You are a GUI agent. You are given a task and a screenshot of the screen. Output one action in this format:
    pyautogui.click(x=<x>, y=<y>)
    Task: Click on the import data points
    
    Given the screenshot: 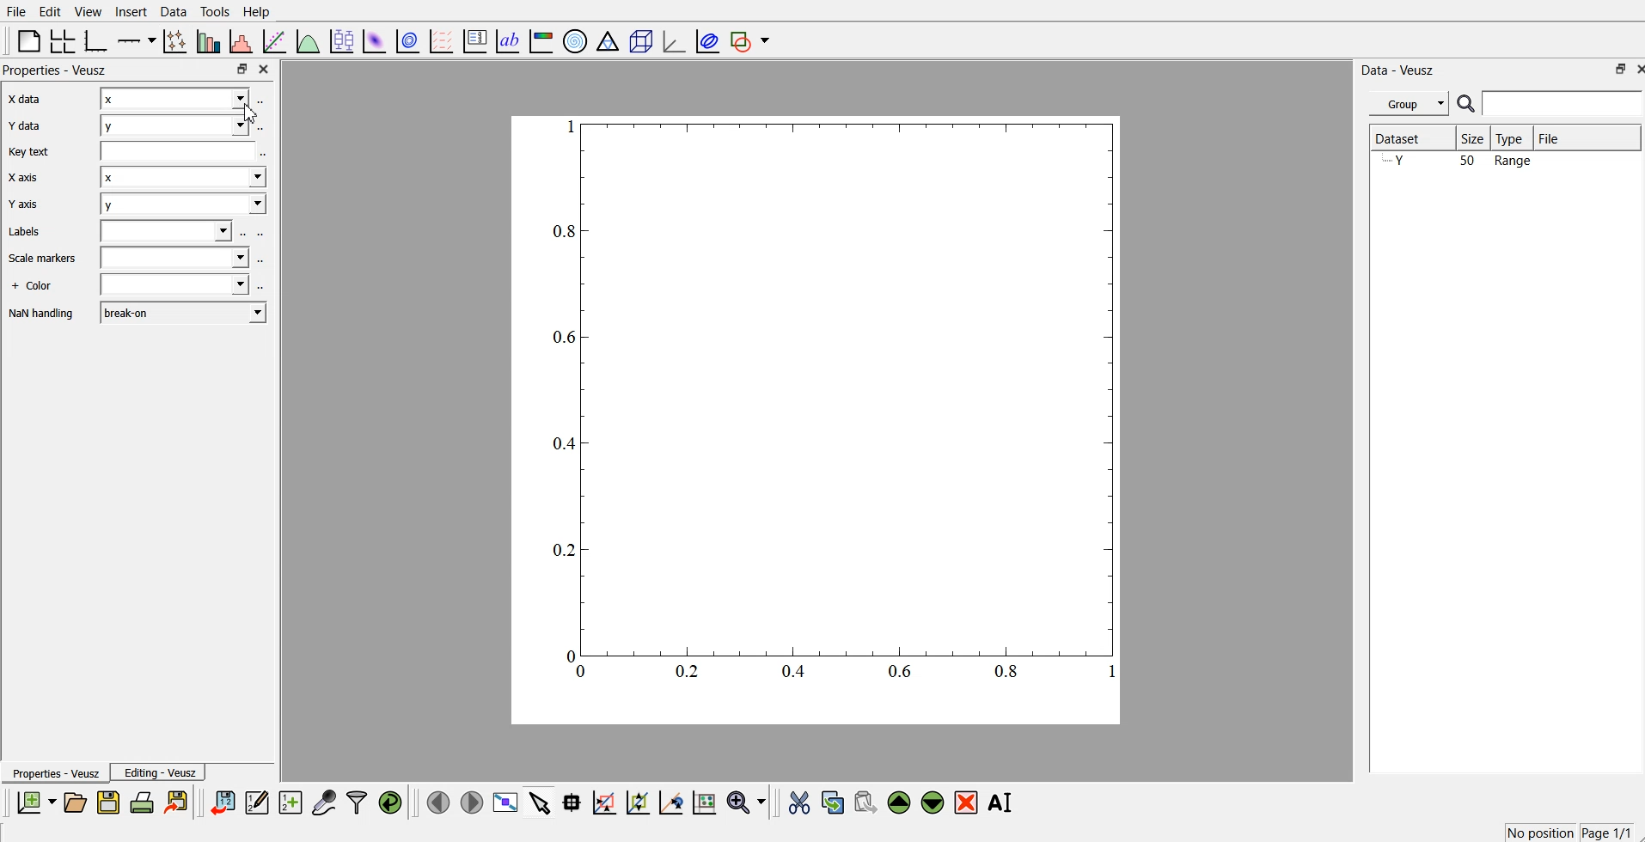 What is the action you would take?
    pyautogui.click(x=223, y=803)
    